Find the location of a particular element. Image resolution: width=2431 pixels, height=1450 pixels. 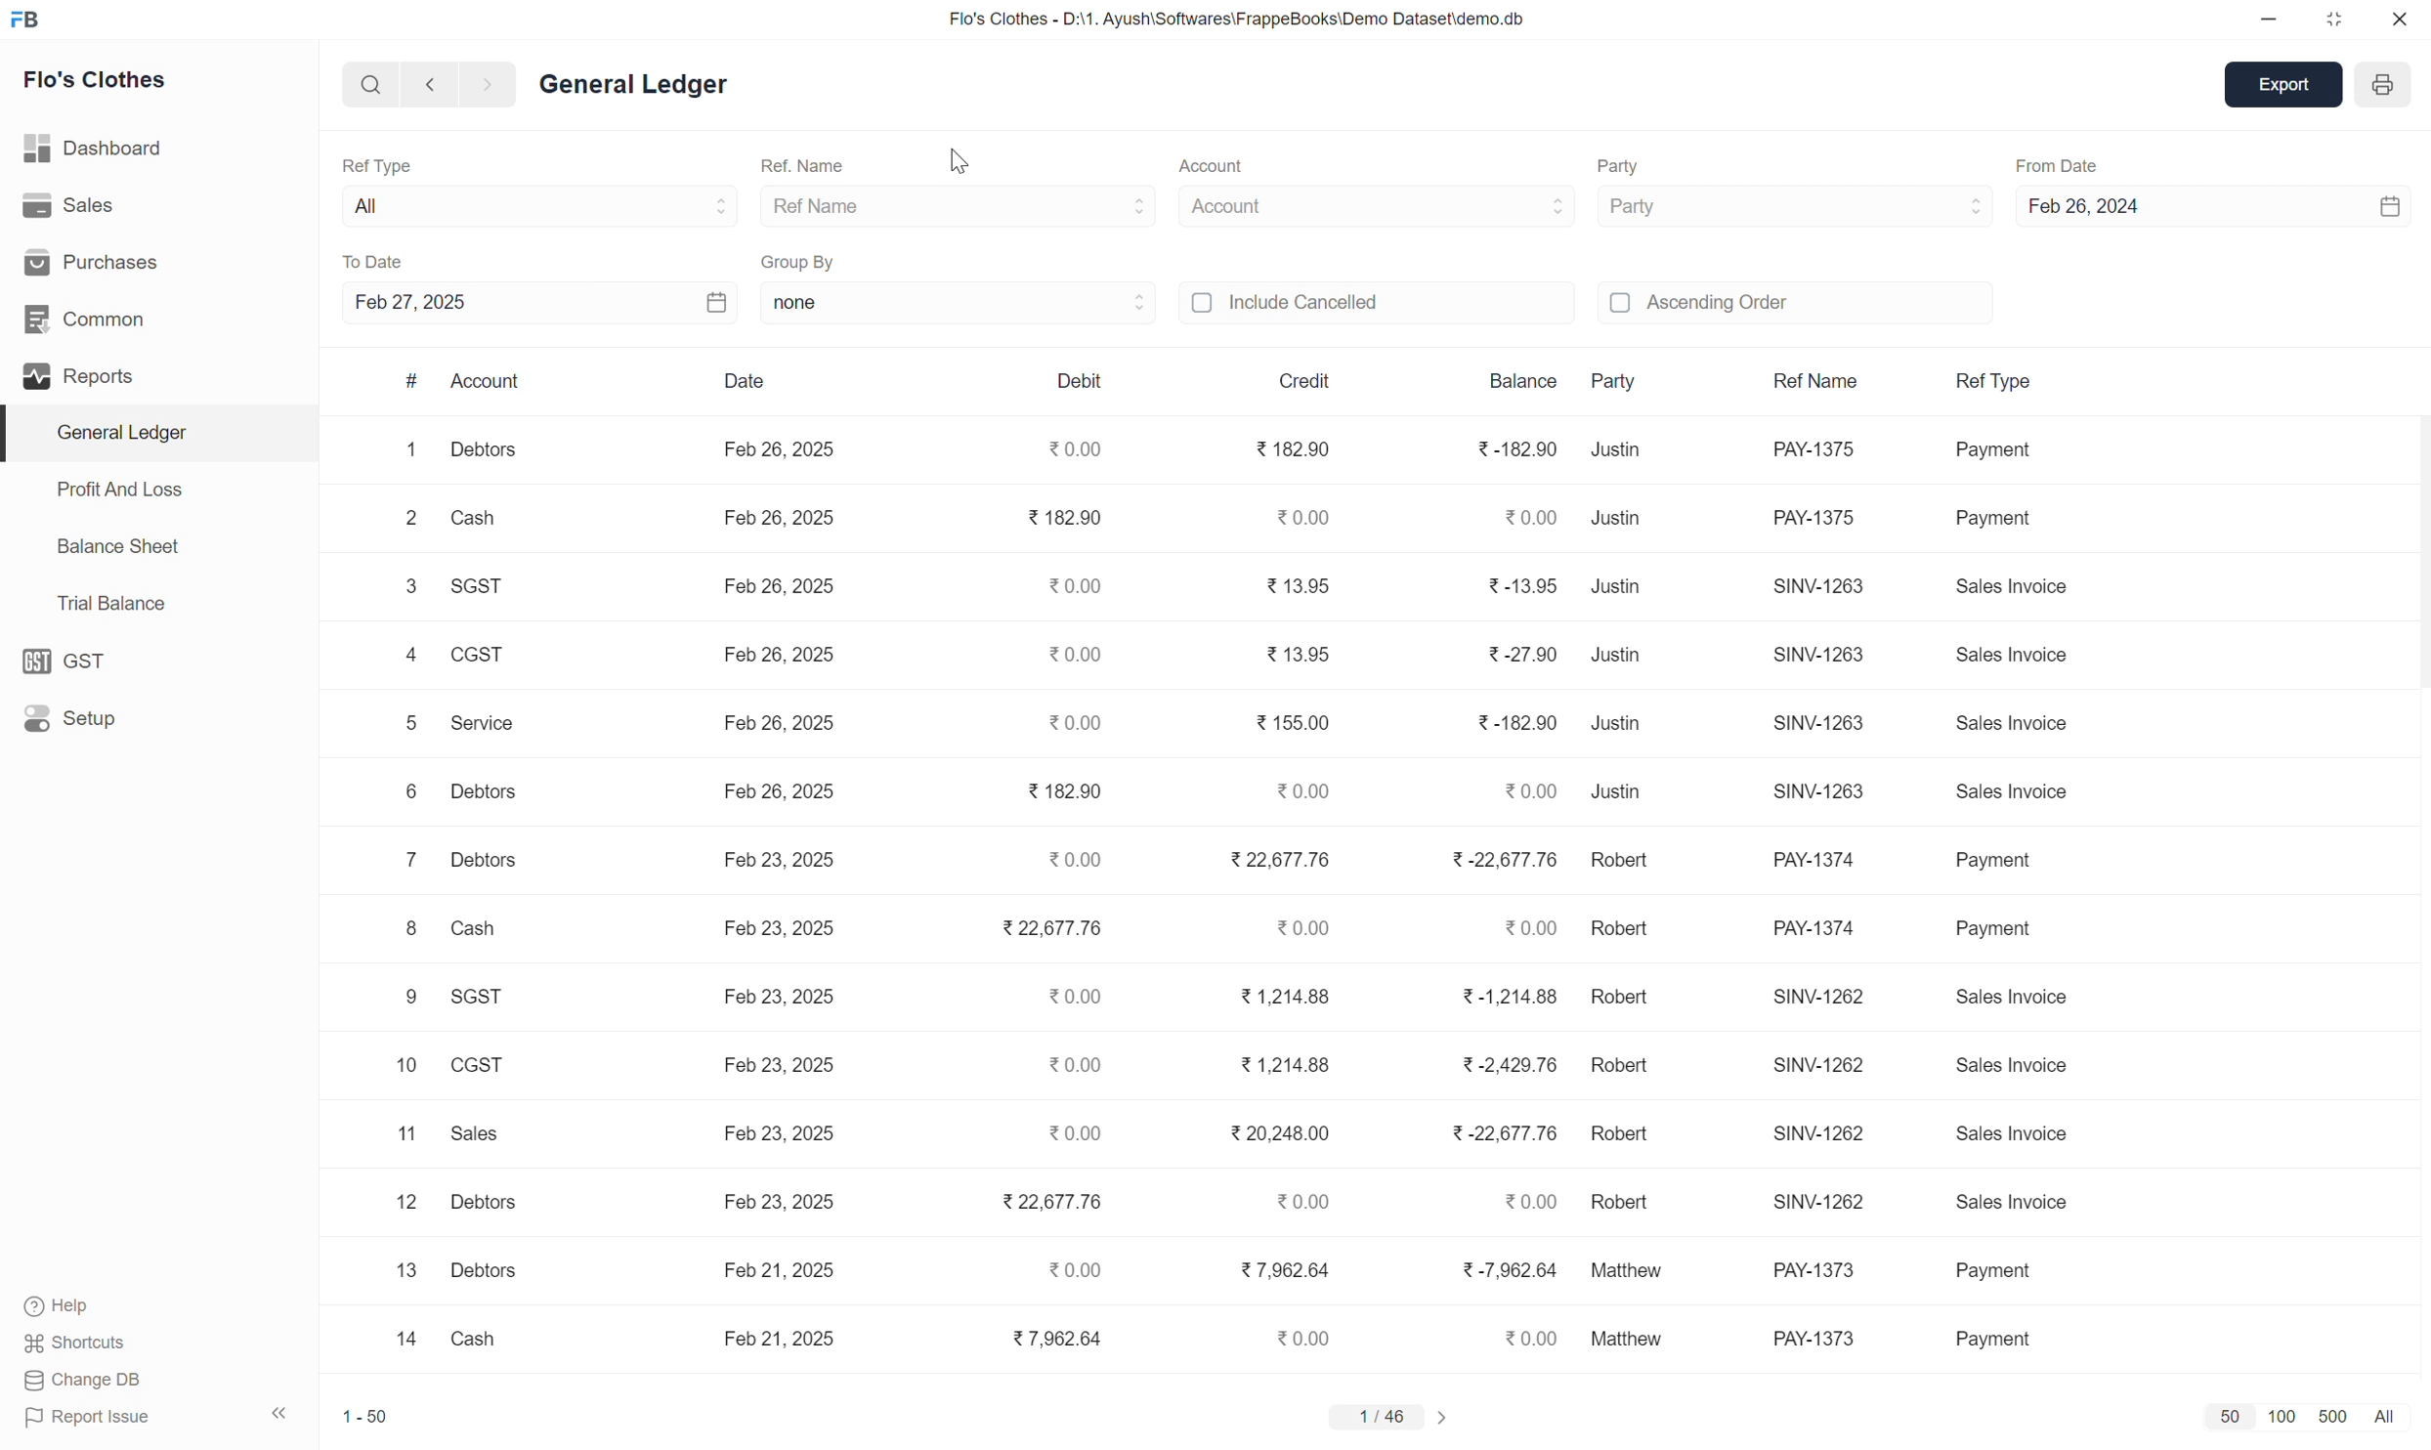

trial balance is located at coordinates (111, 603).